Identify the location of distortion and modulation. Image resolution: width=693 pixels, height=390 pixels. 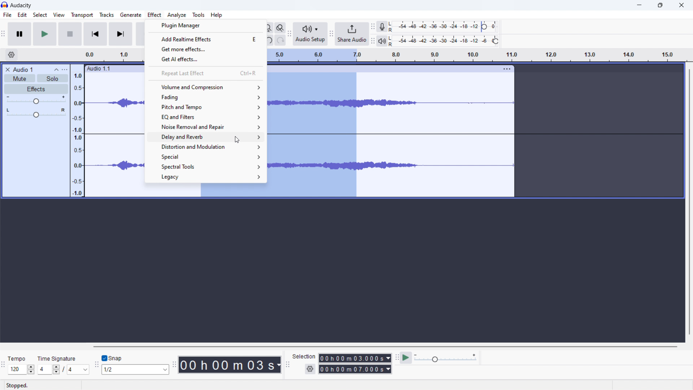
(206, 147).